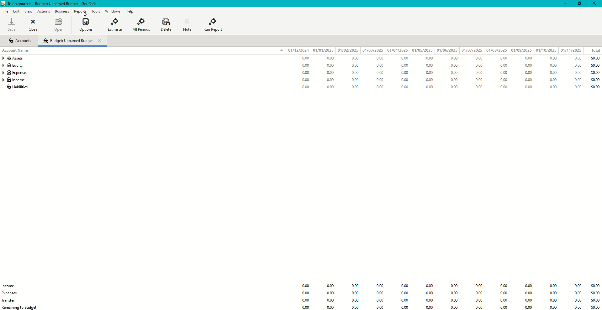 The width and height of the screenshot is (602, 310). What do you see at coordinates (578, 80) in the screenshot?
I see `0.00` at bounding box center [578, 80].